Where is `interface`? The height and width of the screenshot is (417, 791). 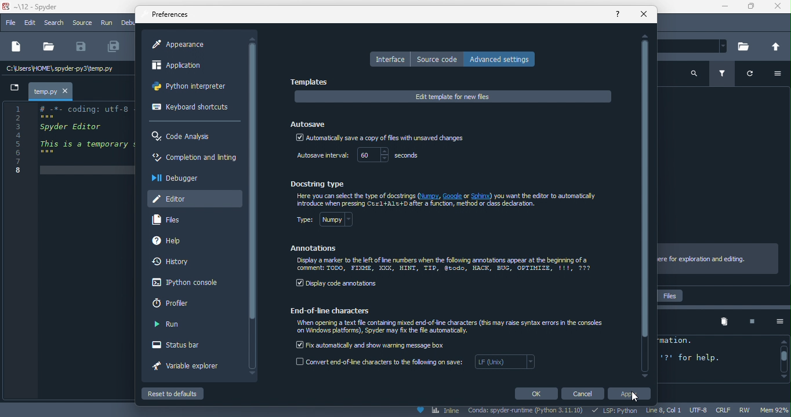 interface is located at coordinates (389, 59).